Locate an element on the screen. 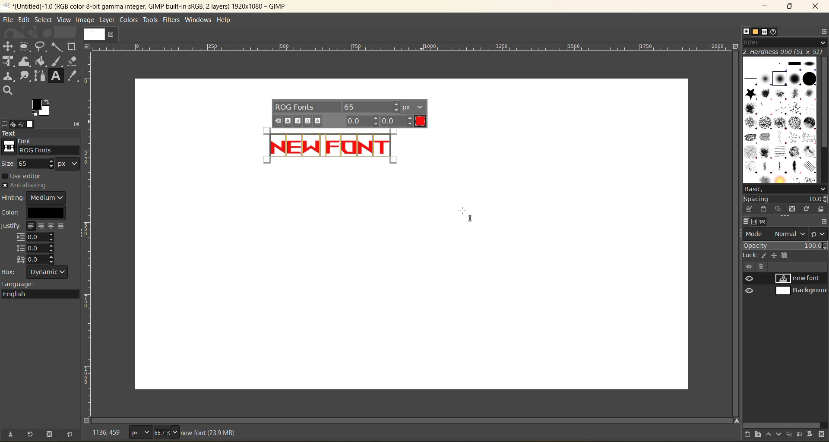  horizontal scroll bar is located at coordinates (782, 425).